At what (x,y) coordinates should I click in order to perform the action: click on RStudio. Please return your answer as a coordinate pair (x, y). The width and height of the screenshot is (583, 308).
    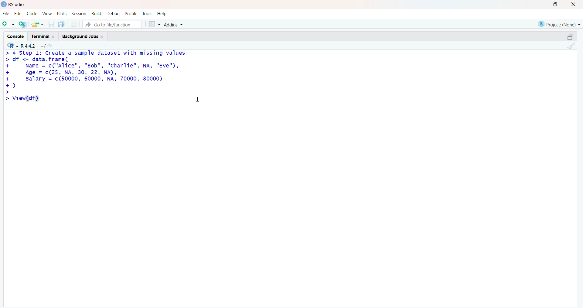
    Looking at the image, I should click on (13, 5).